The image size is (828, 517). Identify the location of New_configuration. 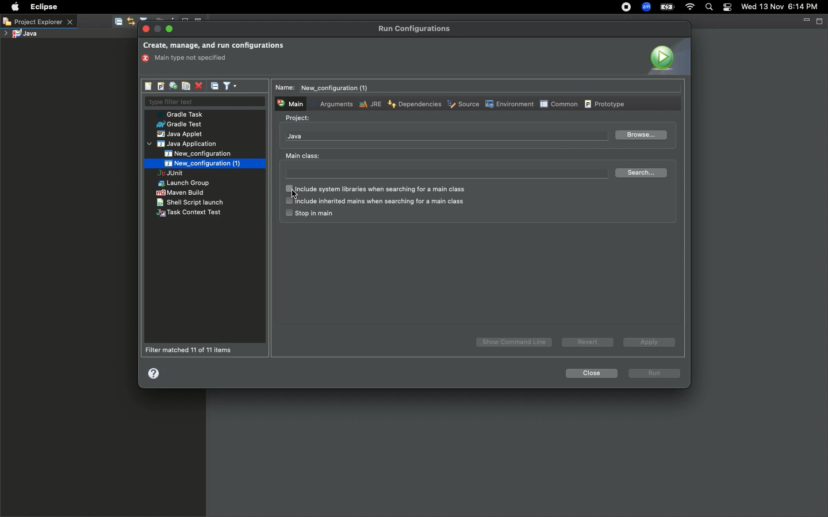
(205, 153).